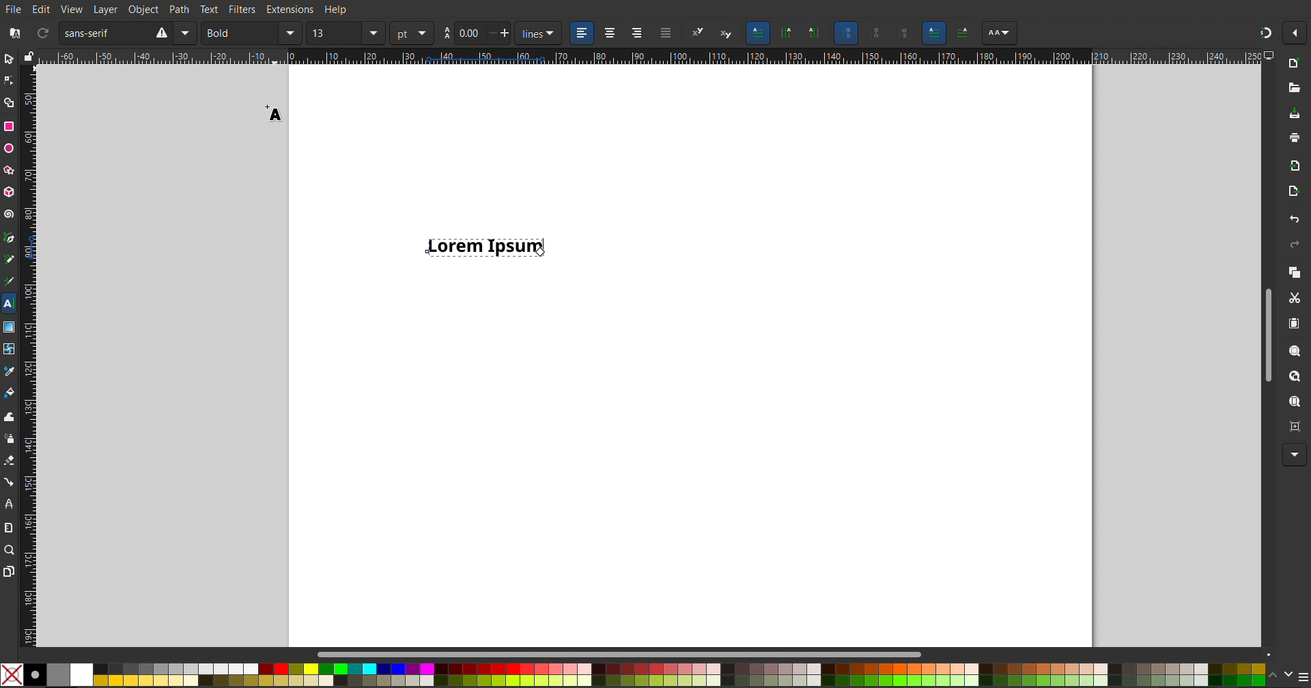 Image resolution: width=1311 pixels, height=688 pixels. Describe the element at coordinates (1293, 272) in the screenshot. I see `Copy` at that location.